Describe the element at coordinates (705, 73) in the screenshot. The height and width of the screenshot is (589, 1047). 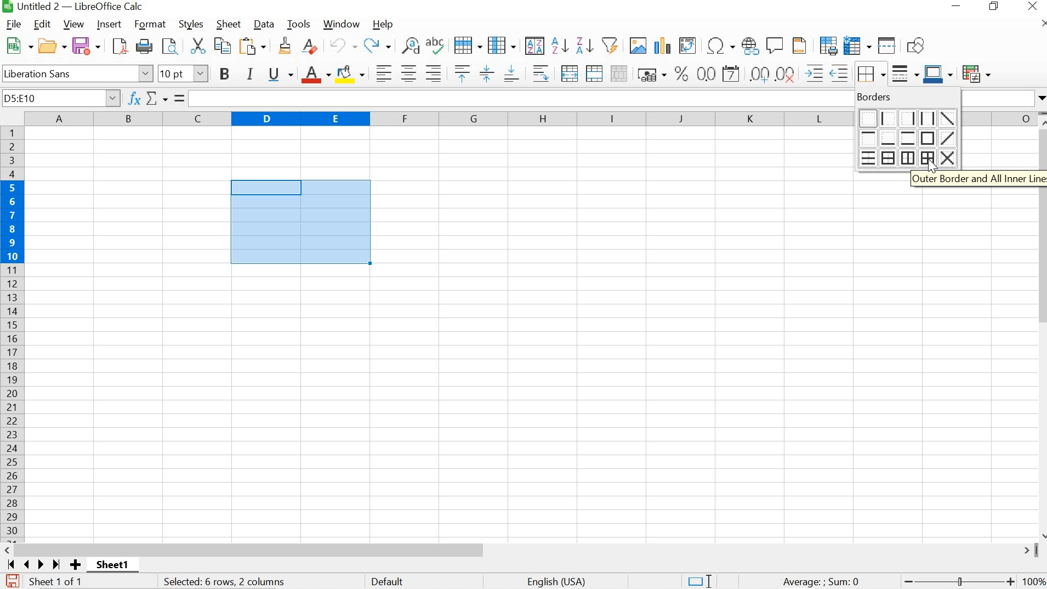
I see `FORMAT AS NUMBER` at that location.